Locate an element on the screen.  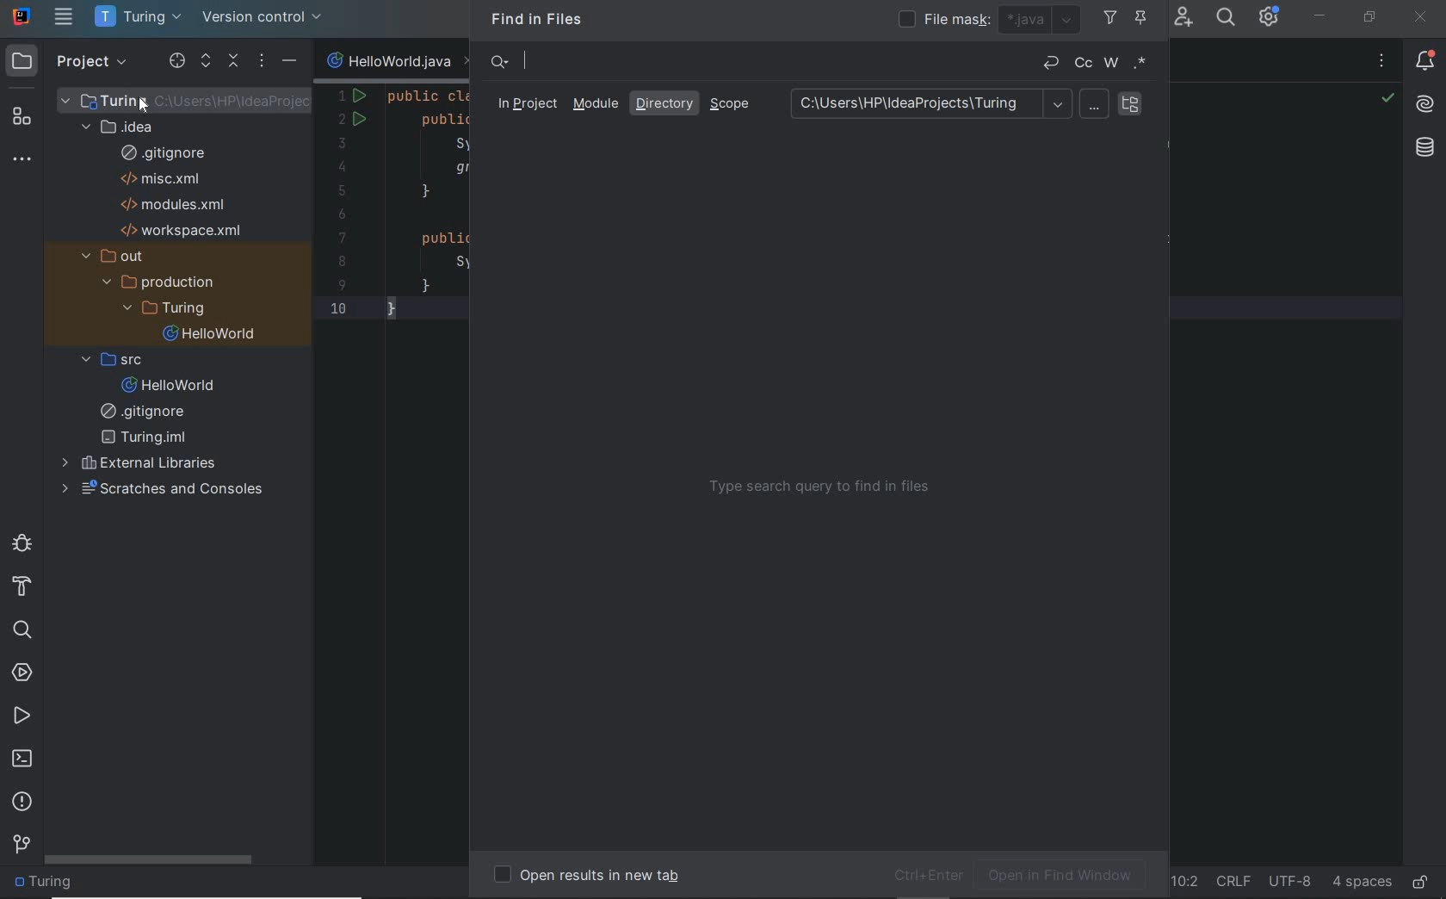
RESTORE DOWN is located at coordinates (1370, 16).